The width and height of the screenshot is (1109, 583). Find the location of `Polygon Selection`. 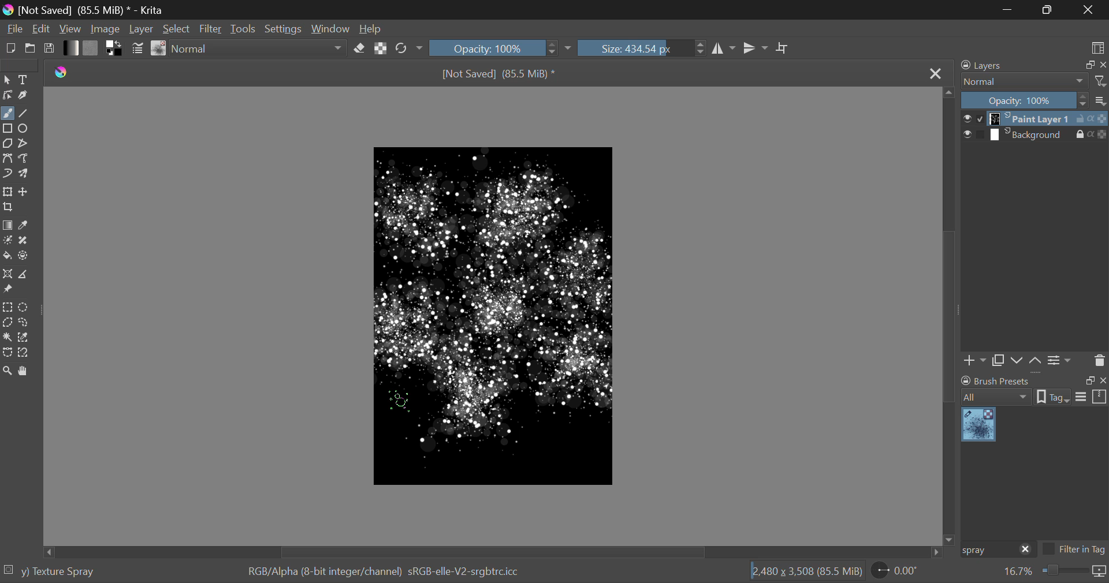

Polygon Selection is located at coordinates (8, 322).